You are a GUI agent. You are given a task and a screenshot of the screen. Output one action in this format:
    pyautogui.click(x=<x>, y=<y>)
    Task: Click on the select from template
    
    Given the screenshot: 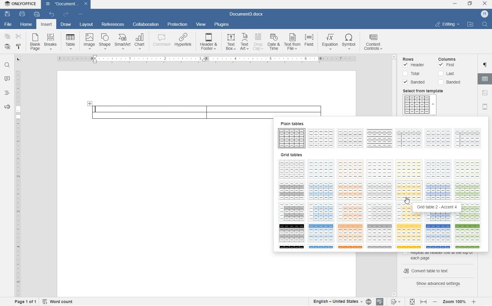 What is the action you would take?
    pyautogui.click(x=426, y=91)
    